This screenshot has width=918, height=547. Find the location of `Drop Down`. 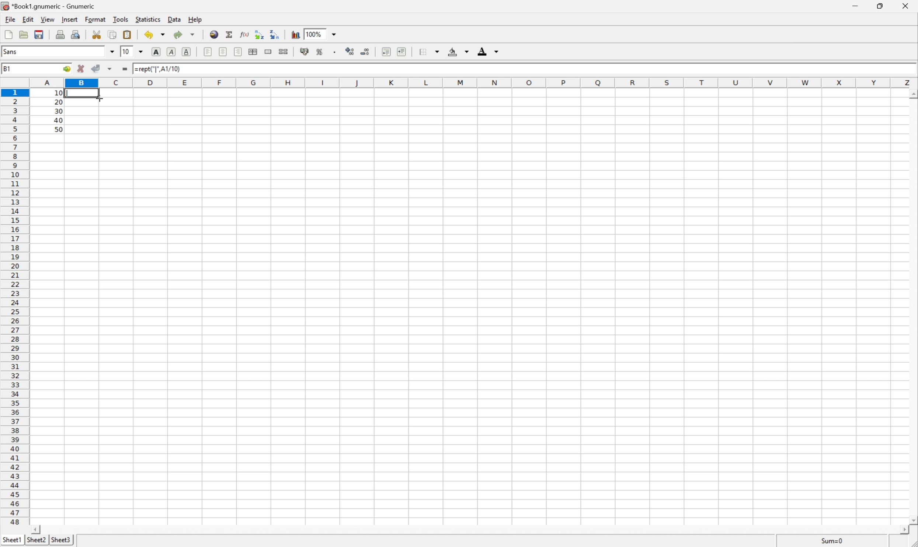

Drop Down is located at coordinates (111, 52).